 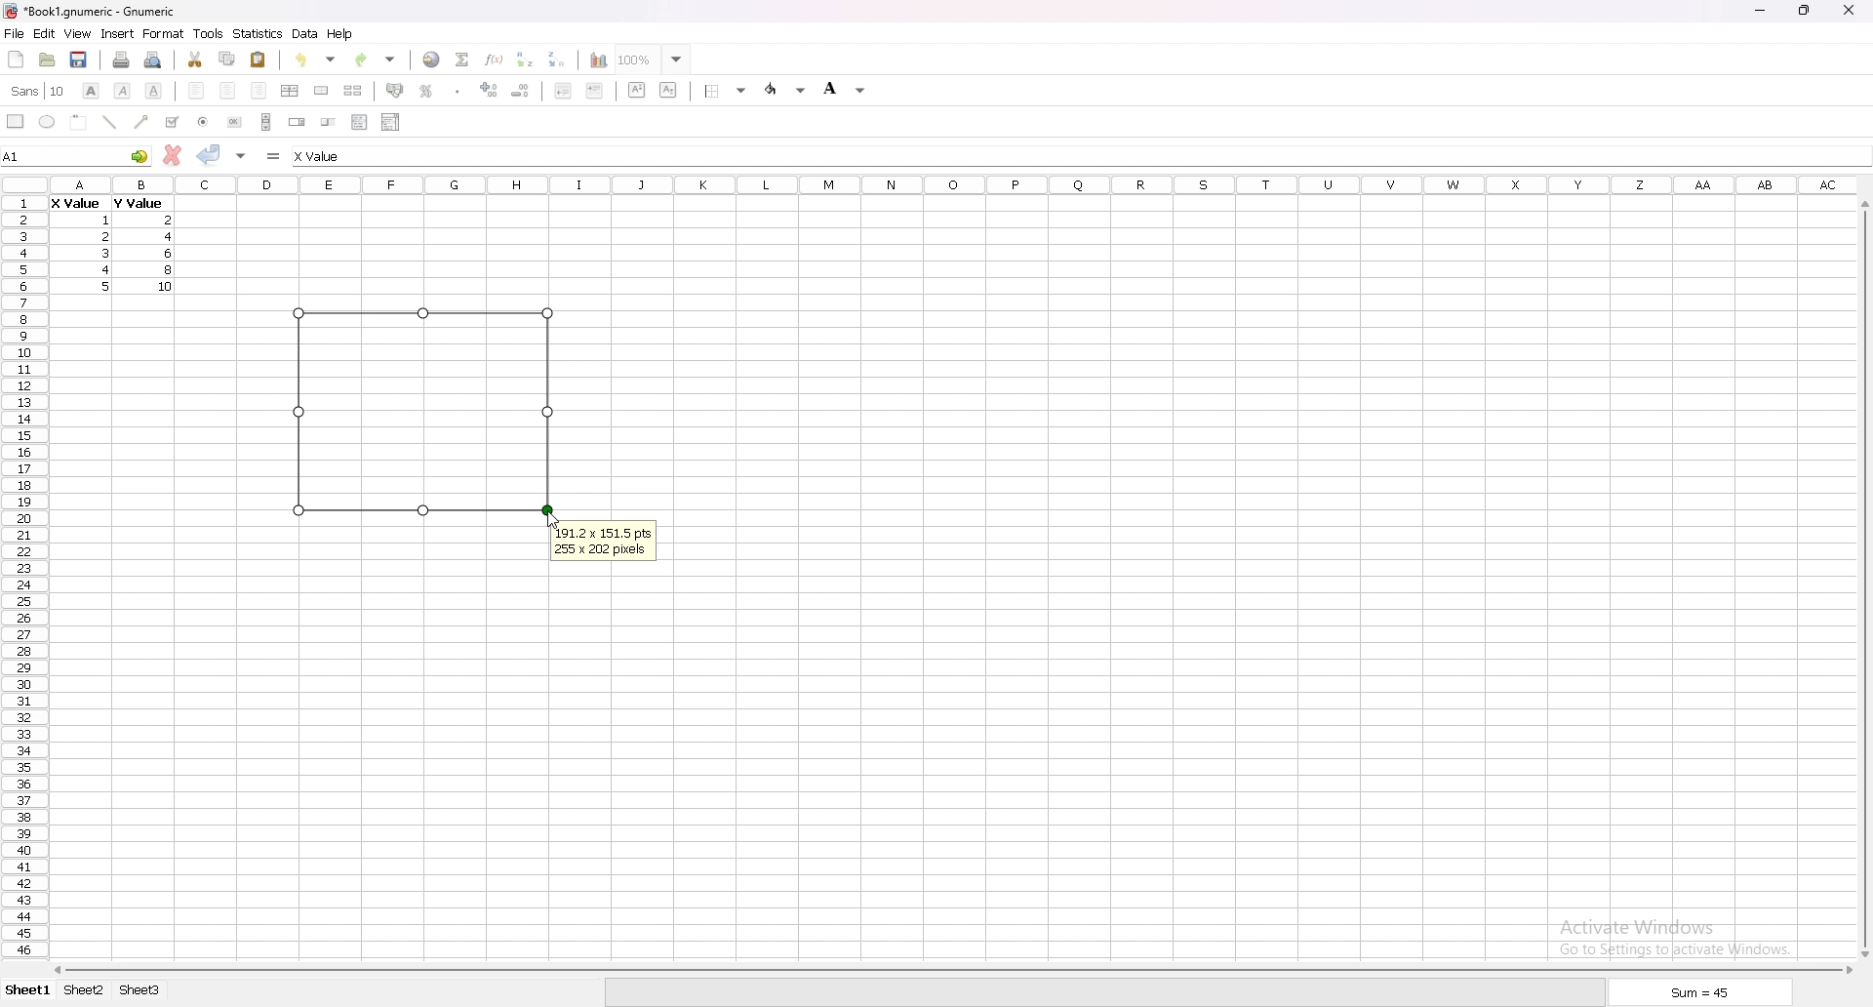 I want to click on summation, so click(x=461, y=59).